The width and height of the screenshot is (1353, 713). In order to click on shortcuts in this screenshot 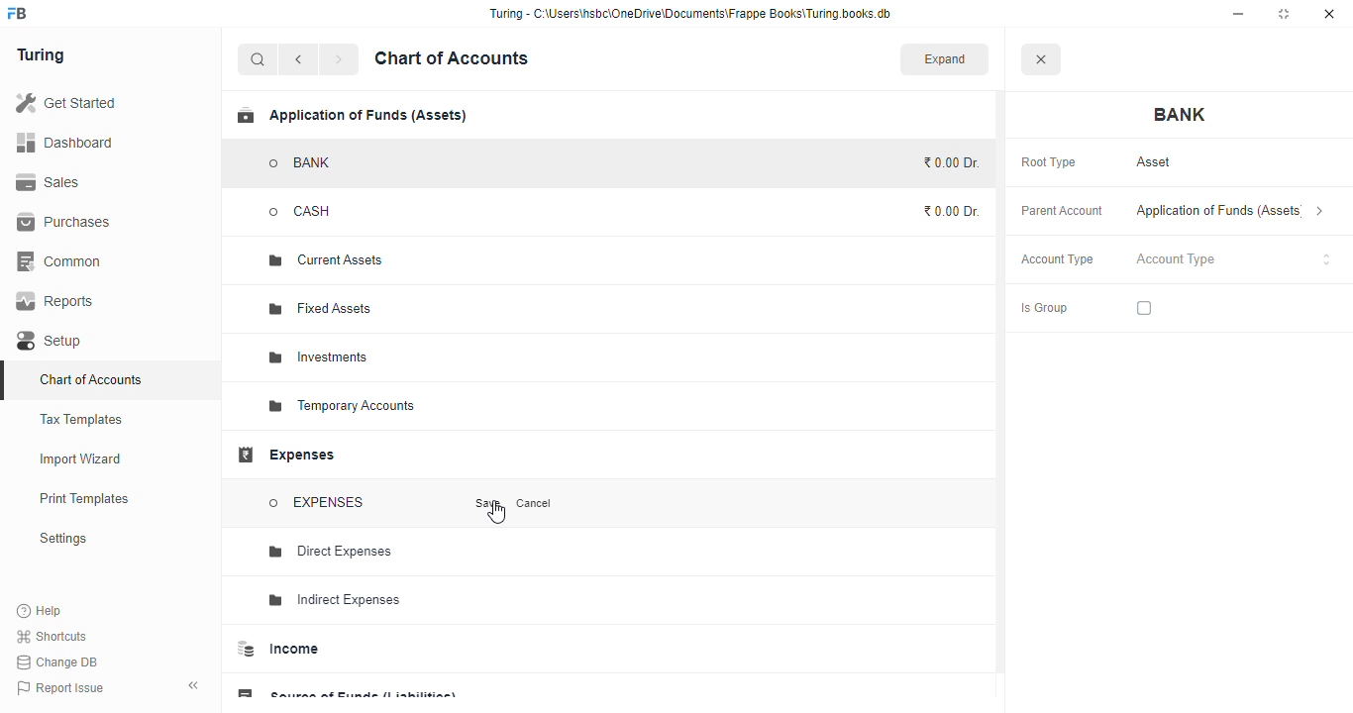, I will do `click(52, 636)`.